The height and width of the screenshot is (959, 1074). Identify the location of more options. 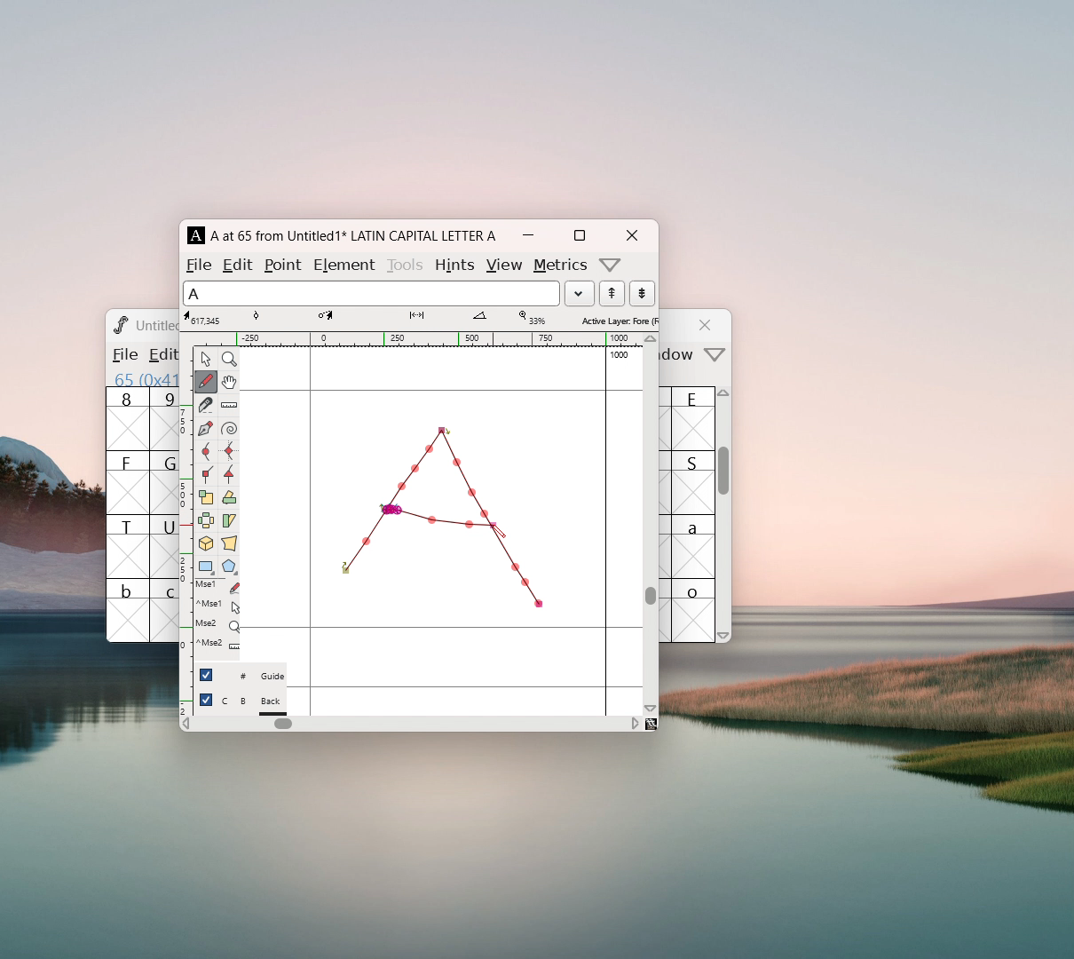
(611, 265).